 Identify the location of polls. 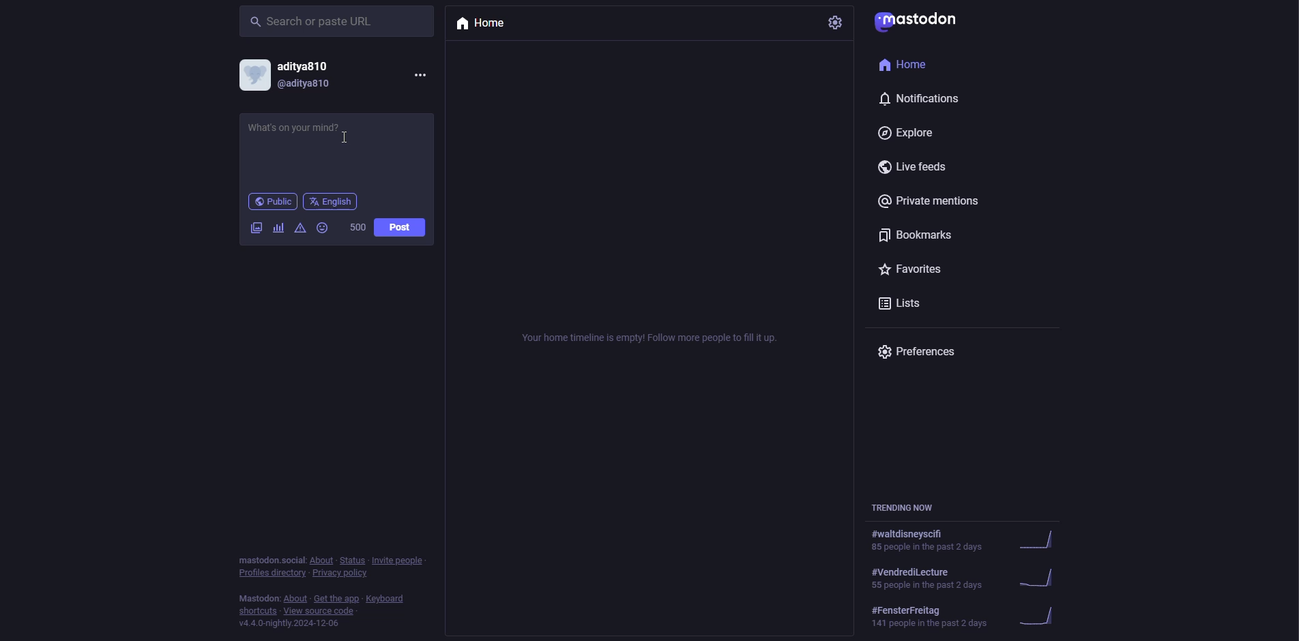
(278, 228).